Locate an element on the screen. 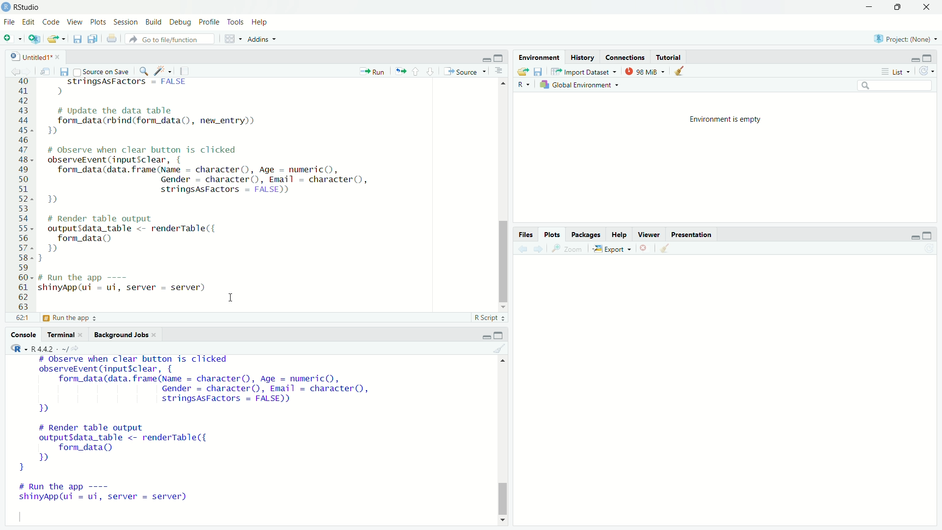 The height and width of the screenshot is (530, 942). connections is located at coordinates (623, 57).